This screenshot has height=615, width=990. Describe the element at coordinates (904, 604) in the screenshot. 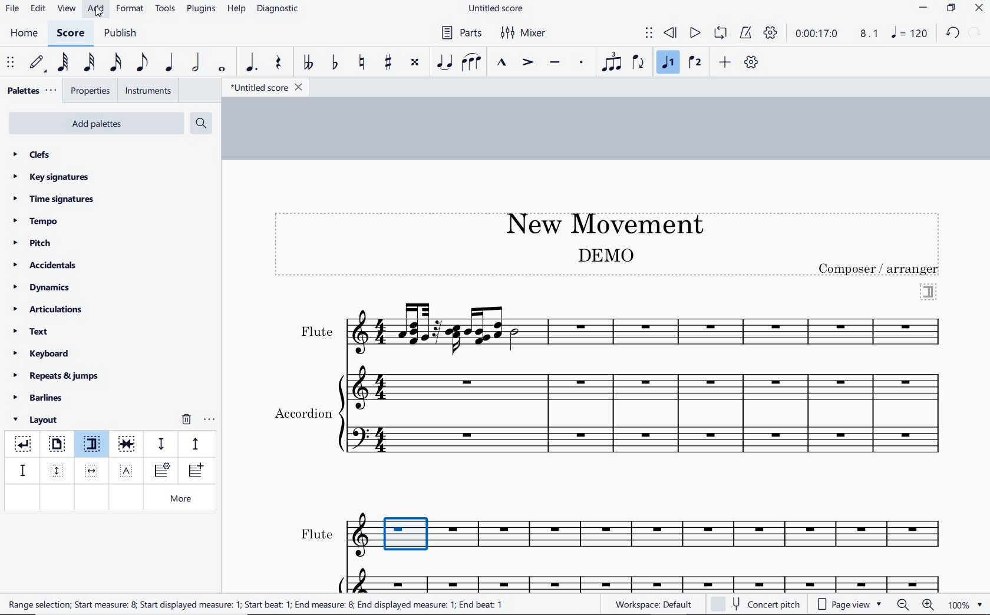

I see `zoom out` at that location.